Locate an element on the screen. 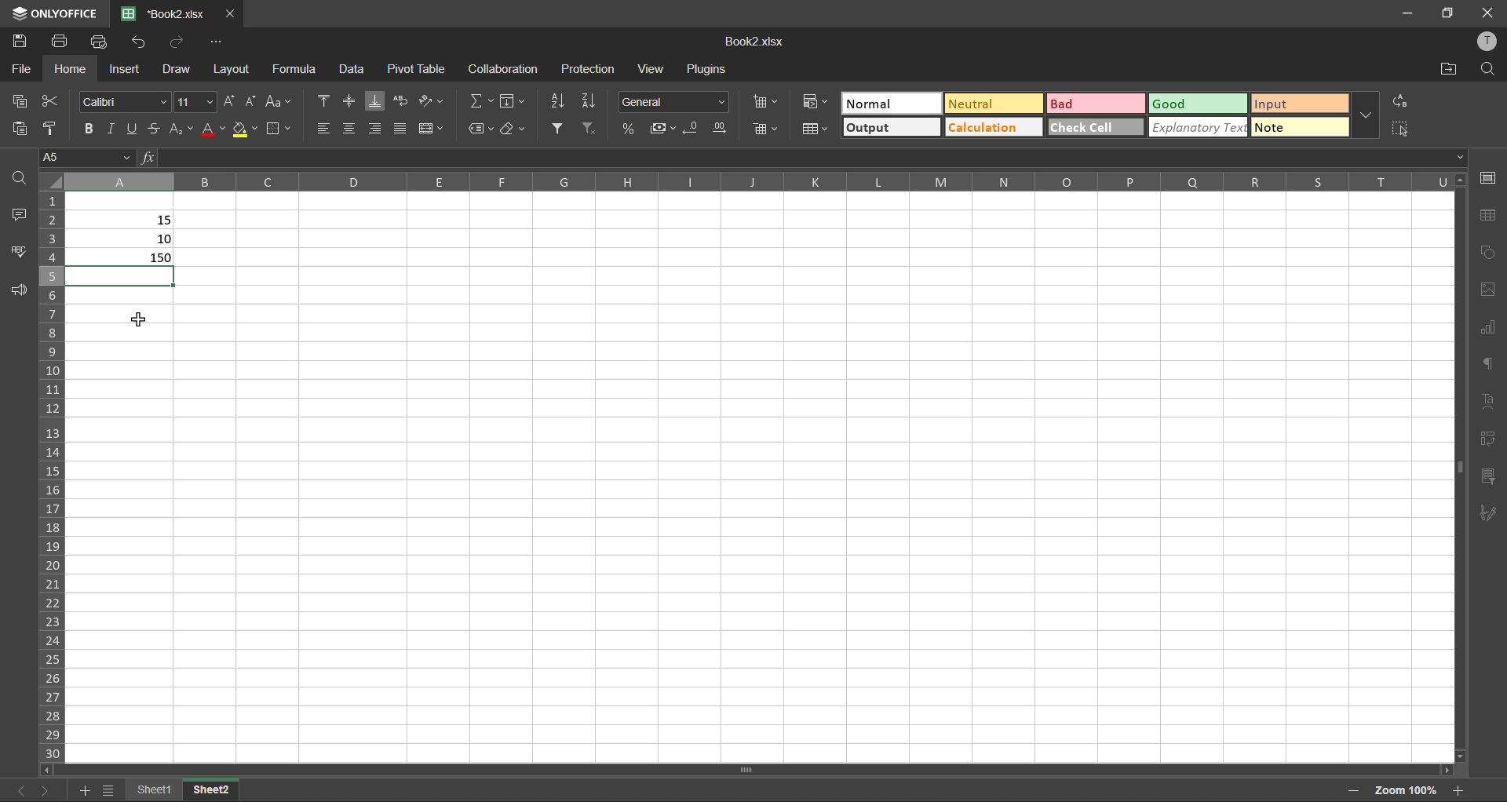 The width and height of the screenshot is (1507, 802). sheet list is located at coordinates (108, 791).